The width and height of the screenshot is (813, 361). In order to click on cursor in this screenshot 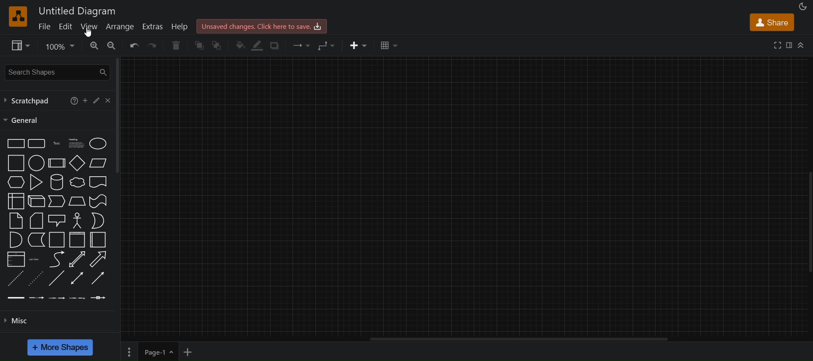, I will do `click(89, 31)`.